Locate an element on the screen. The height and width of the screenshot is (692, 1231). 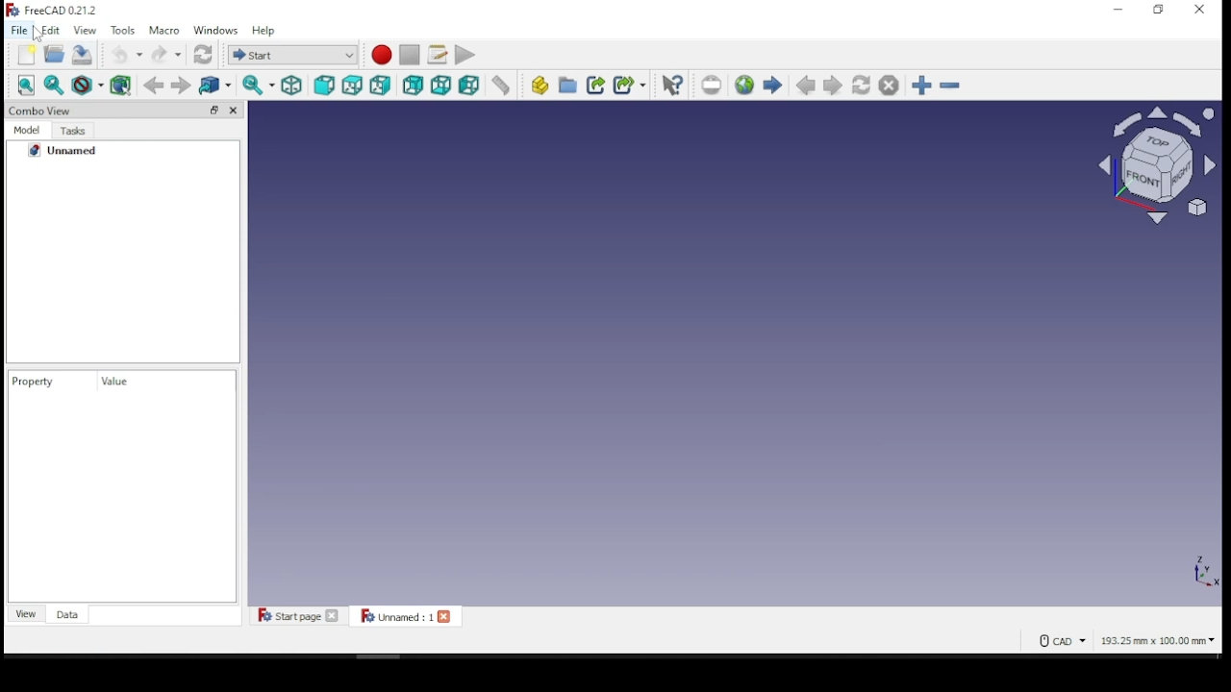
tasks is located at coordinates (73, 132).